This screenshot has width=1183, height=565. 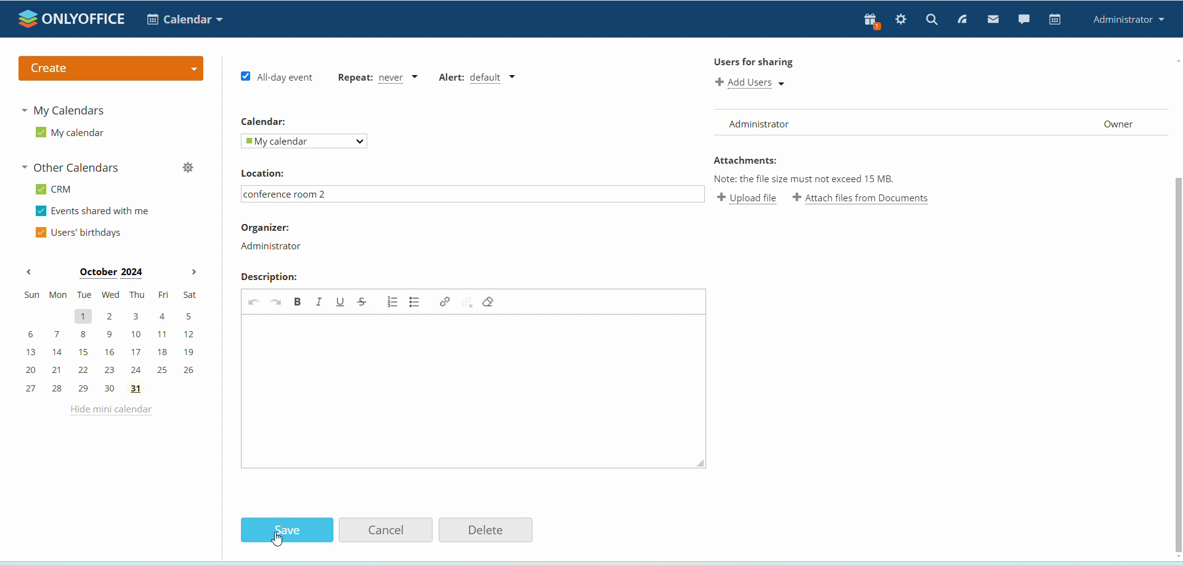 What do you see at coordinates (65, 110) in the screenshot?
I see `my calendars` at bounding box center [65, 110].